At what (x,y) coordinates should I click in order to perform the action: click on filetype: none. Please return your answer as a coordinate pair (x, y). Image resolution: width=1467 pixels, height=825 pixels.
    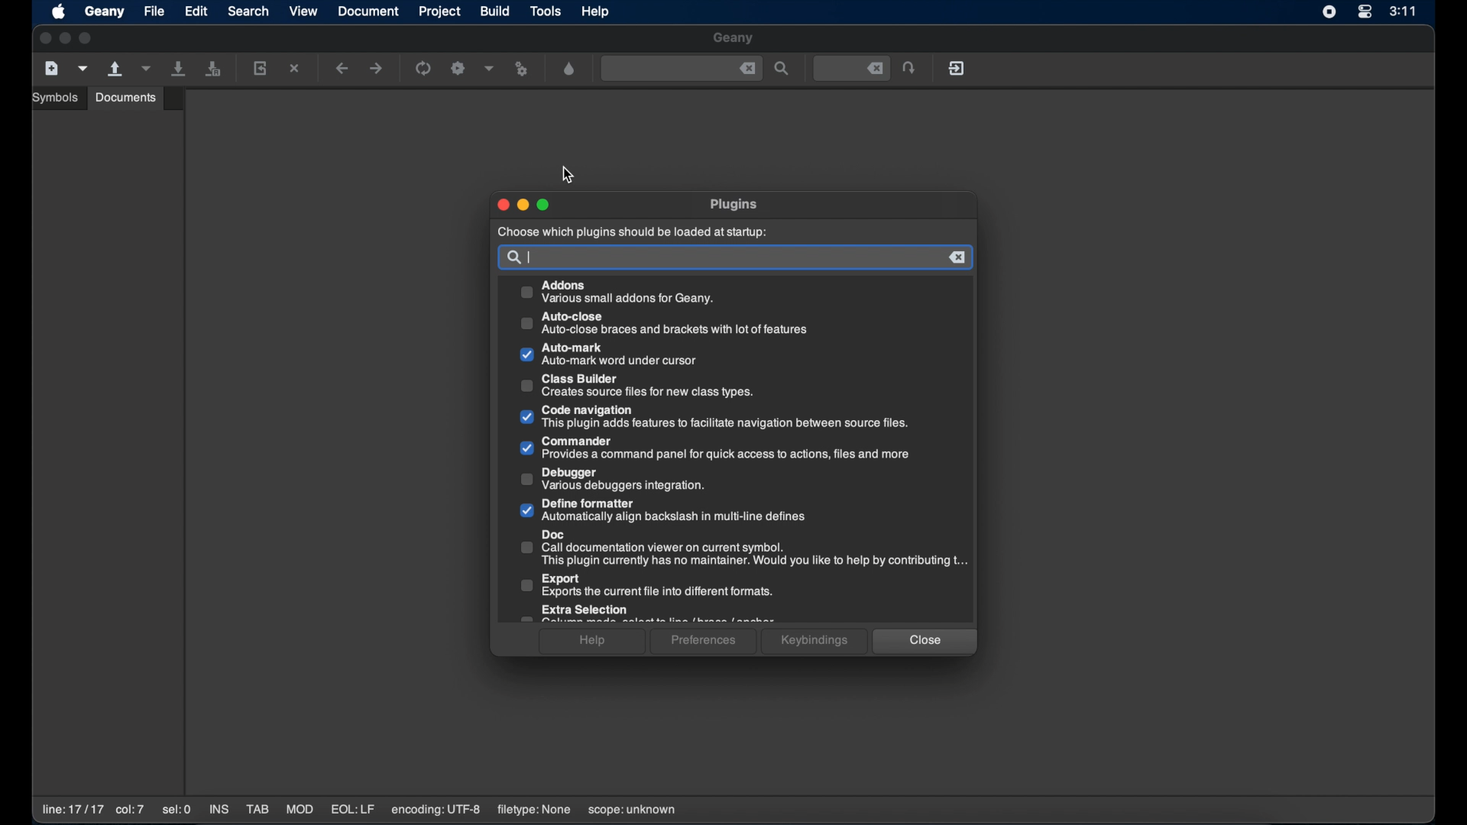
    Looking at the image, I should click on (533, 810).